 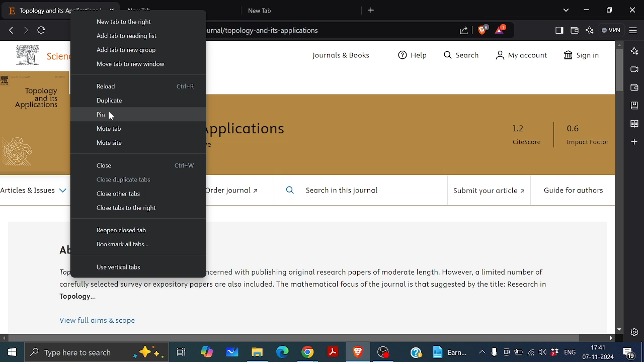 What do you see at coordinates (259, 352) in the screenshot?
I see `Files` at bounding box center [259, 352].